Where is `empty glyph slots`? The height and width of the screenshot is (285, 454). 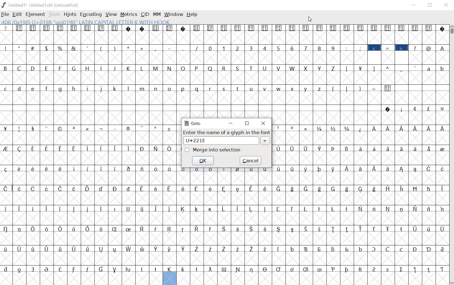
empty glyph slots is located at coordinates (224, 58).